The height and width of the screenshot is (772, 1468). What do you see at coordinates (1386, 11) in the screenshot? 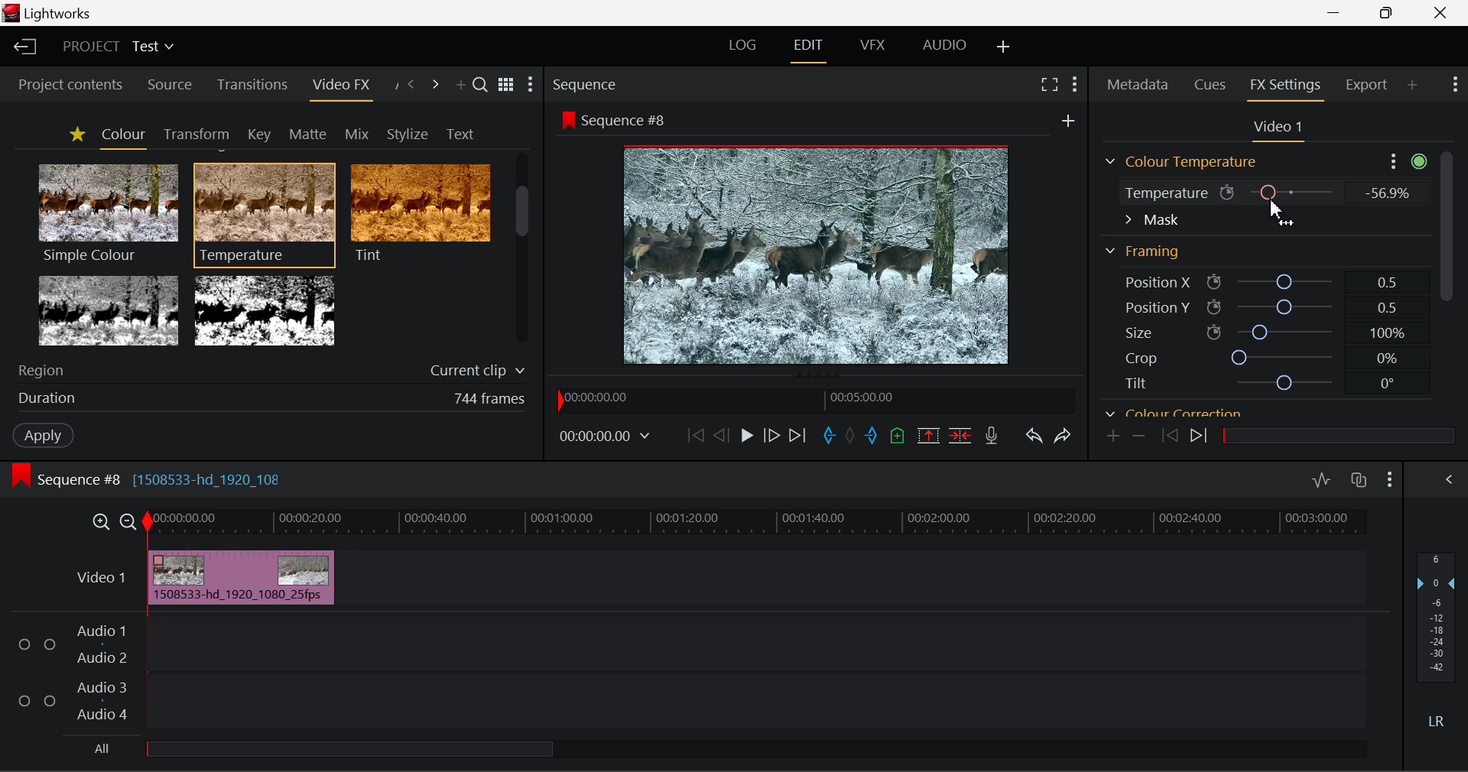
I see `Minimize` at bounding box center [1386, 11].